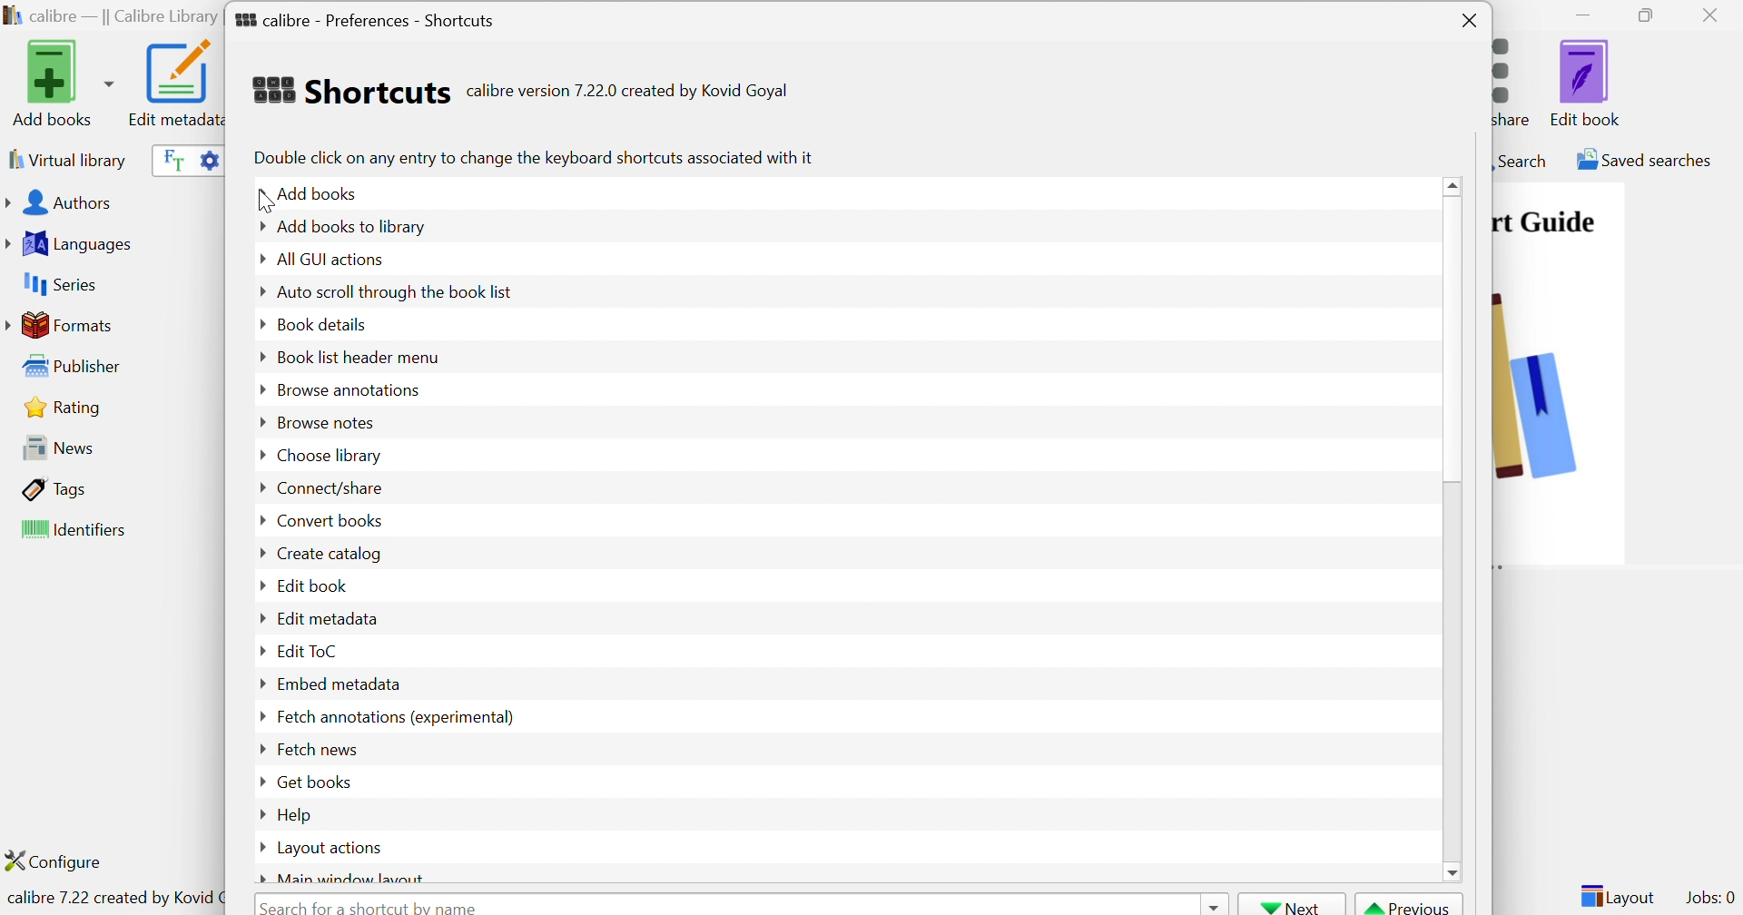 This screenshot has height=915, width=1743. Describe the element at coordinates (1544, 221) in the screenshot. I see `Quick Start Guide` at that location.